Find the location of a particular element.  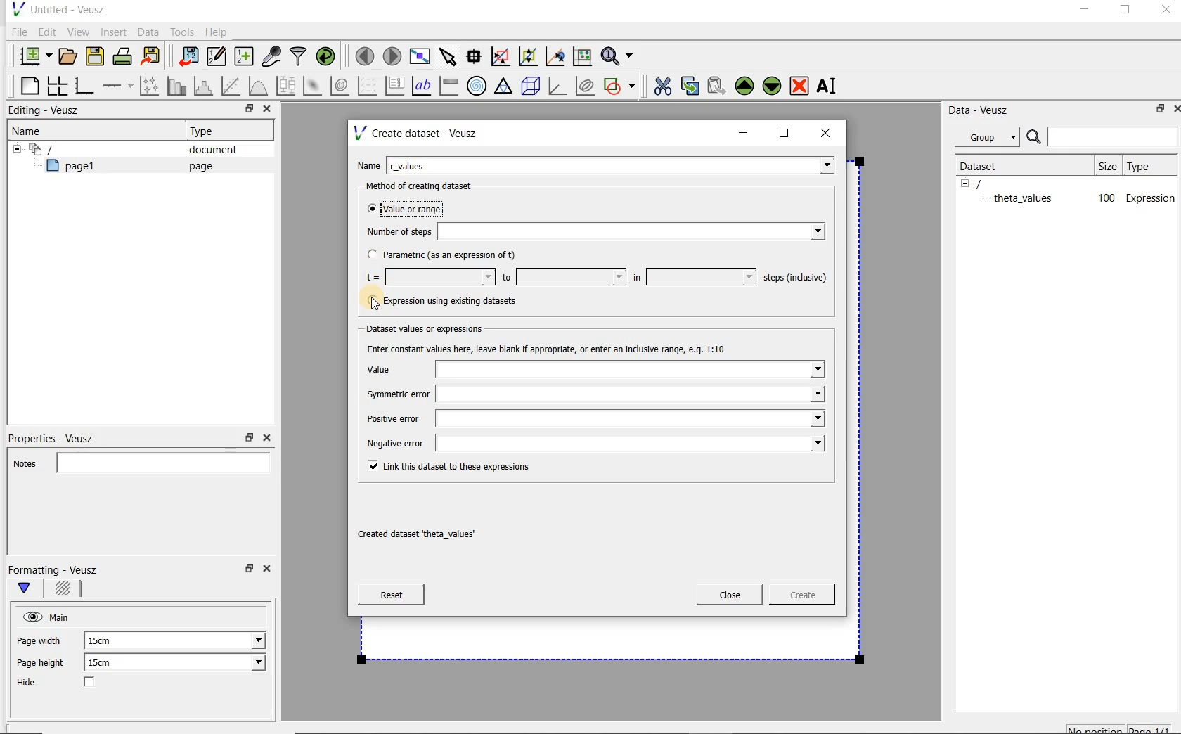

Positive error is located at coordinates (590, 422).